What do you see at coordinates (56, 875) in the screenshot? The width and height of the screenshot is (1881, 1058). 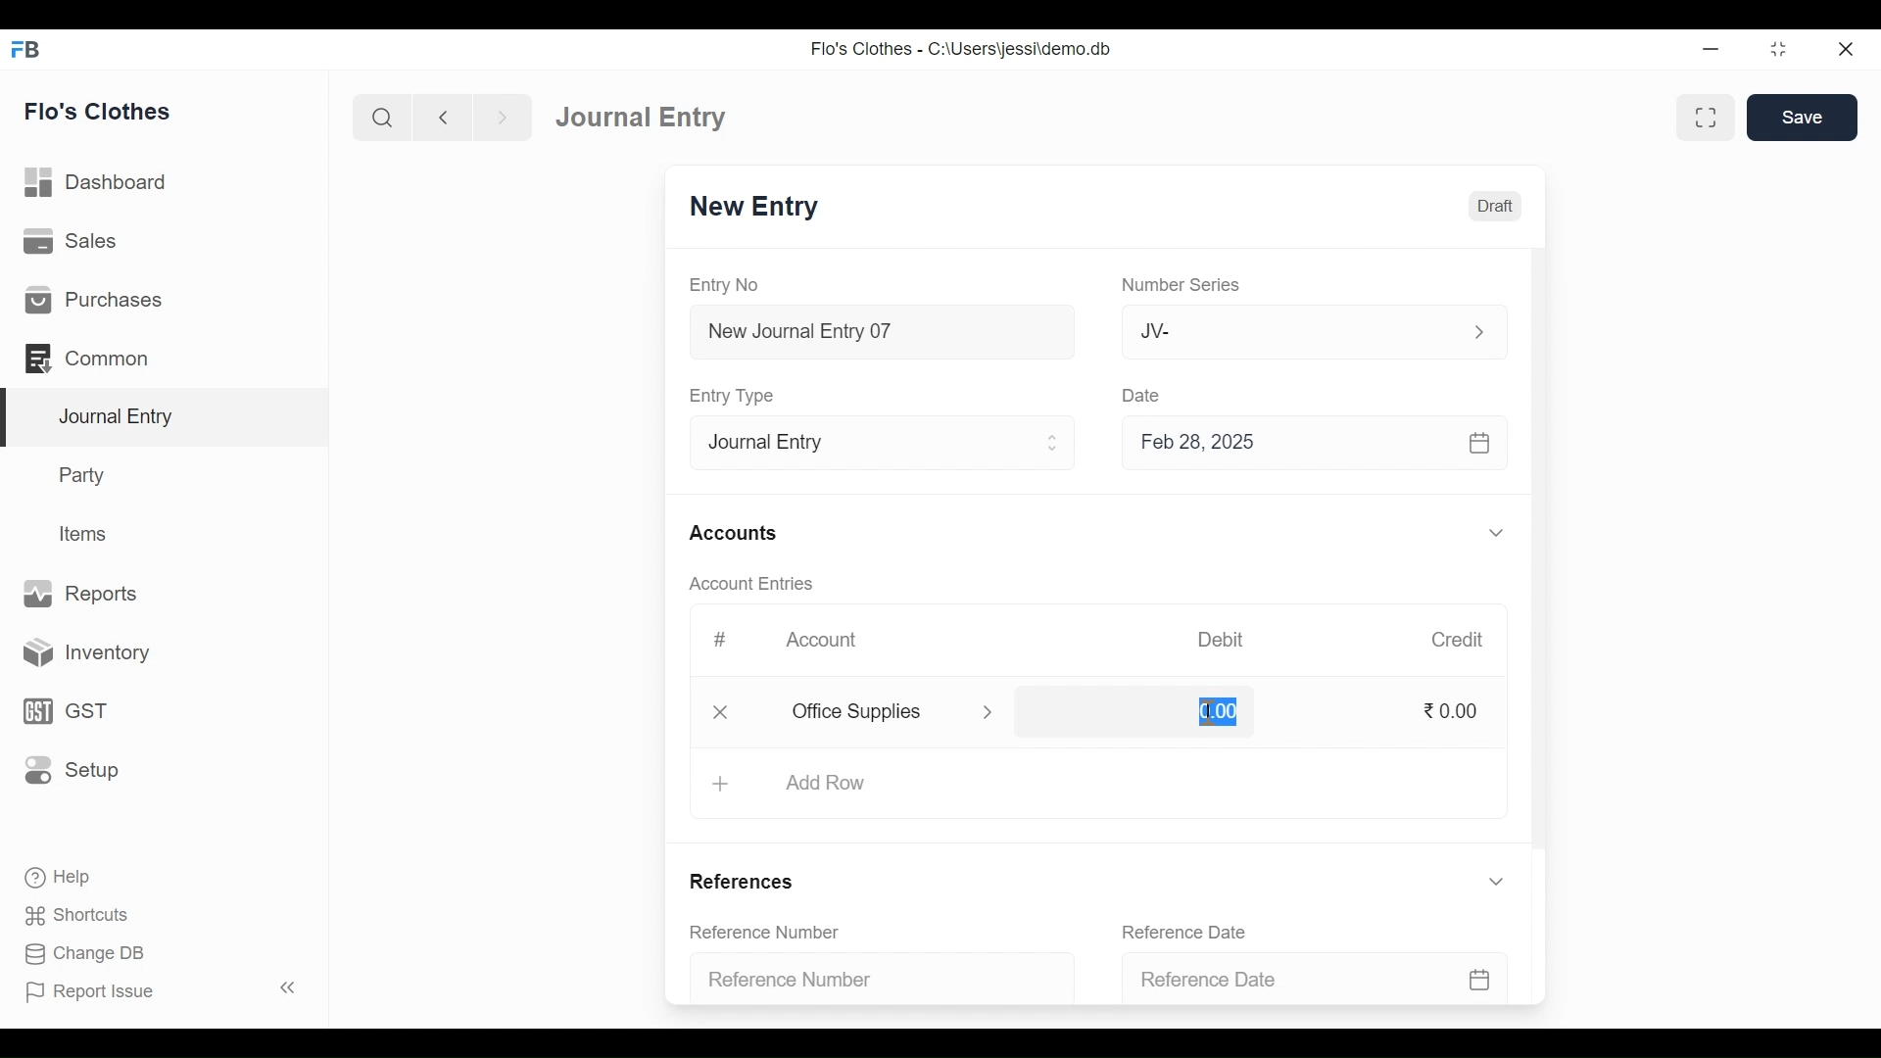 I see `Help` at bounding box center [56, 875].